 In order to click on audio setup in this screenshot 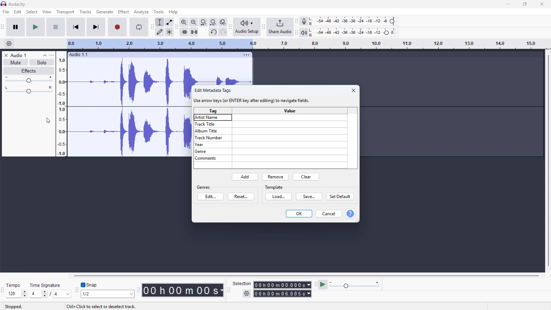, I will do `click(247, 27)`.